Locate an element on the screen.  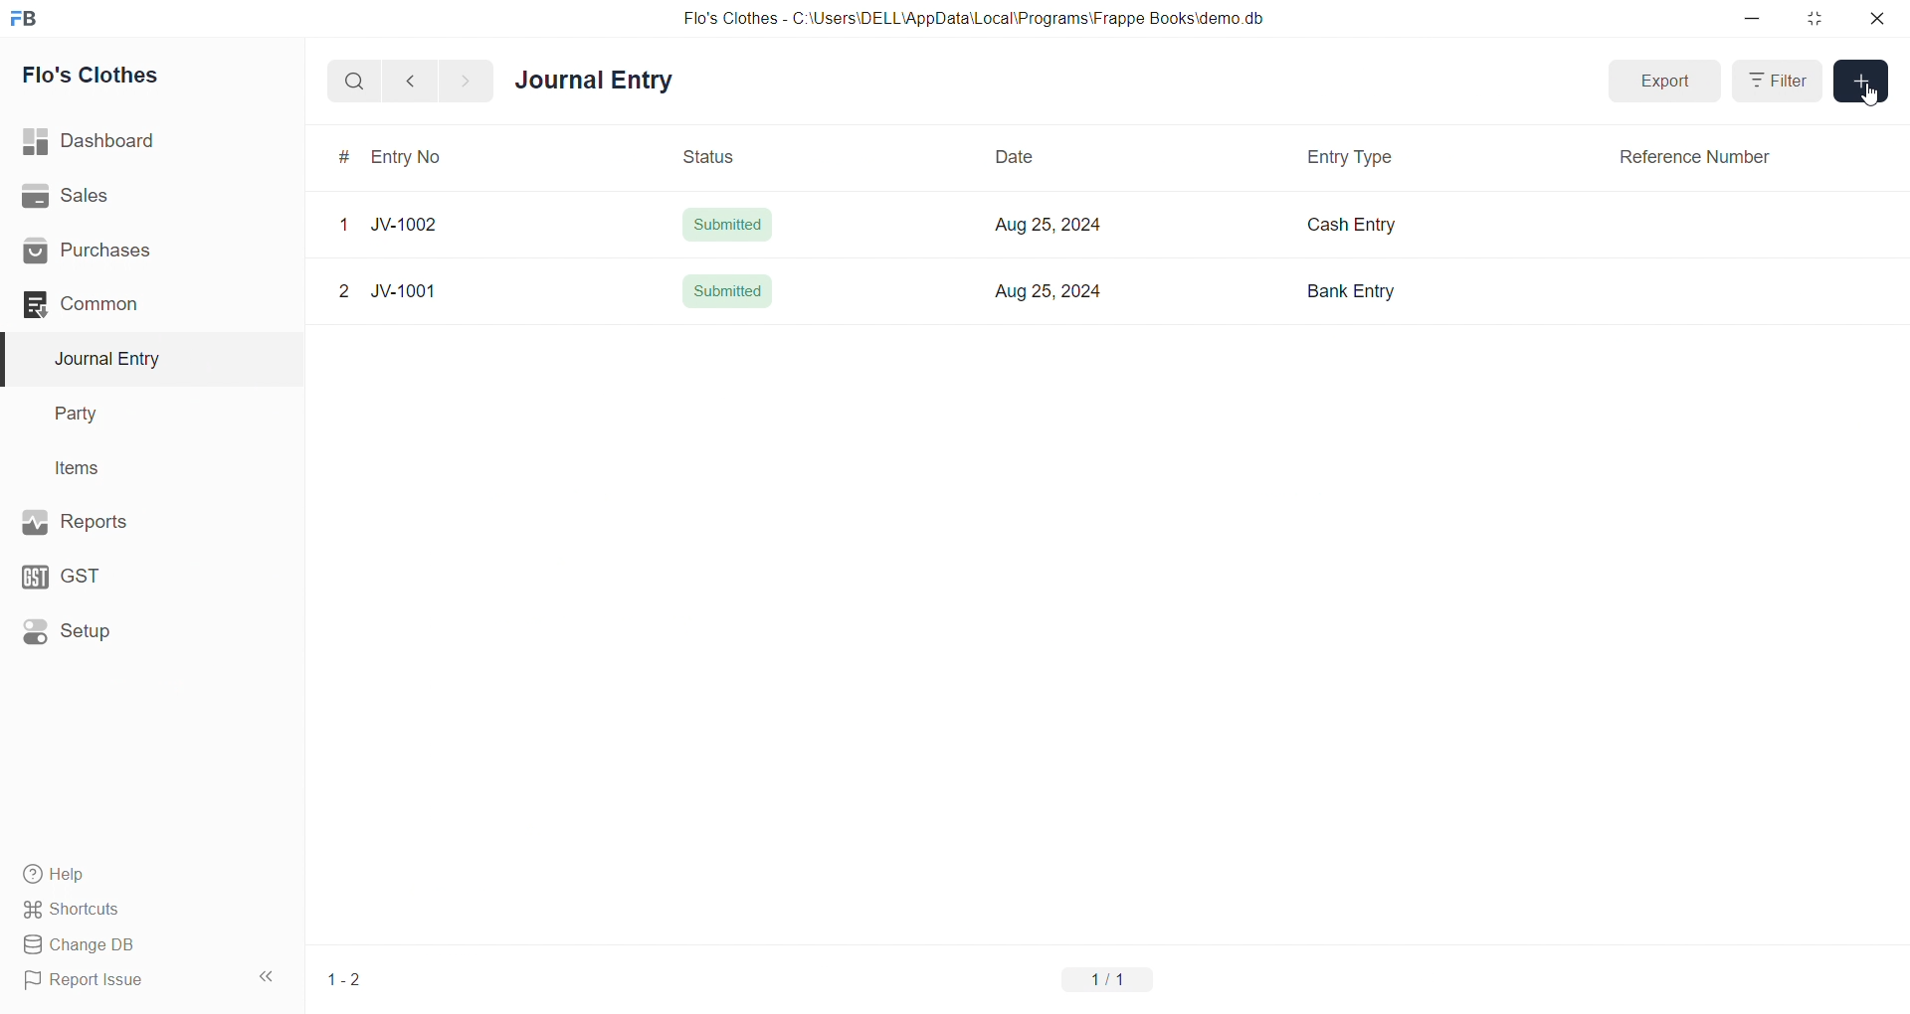
navigate forward is located at coordinates (465, 80).